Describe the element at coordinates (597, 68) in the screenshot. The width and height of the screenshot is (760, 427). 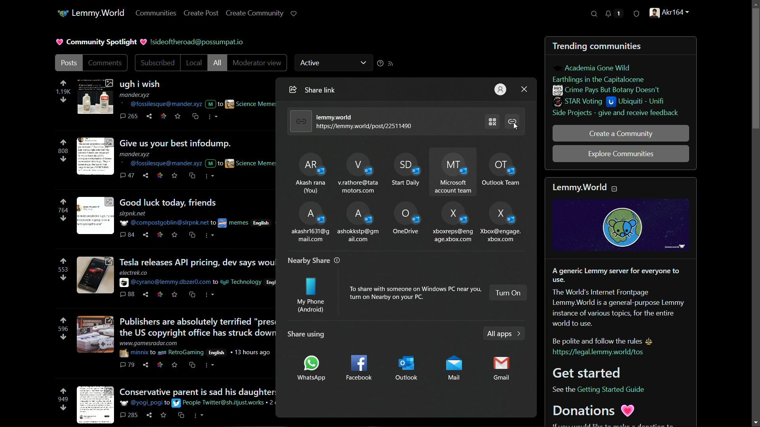
I see `academia gone wild` at that location.